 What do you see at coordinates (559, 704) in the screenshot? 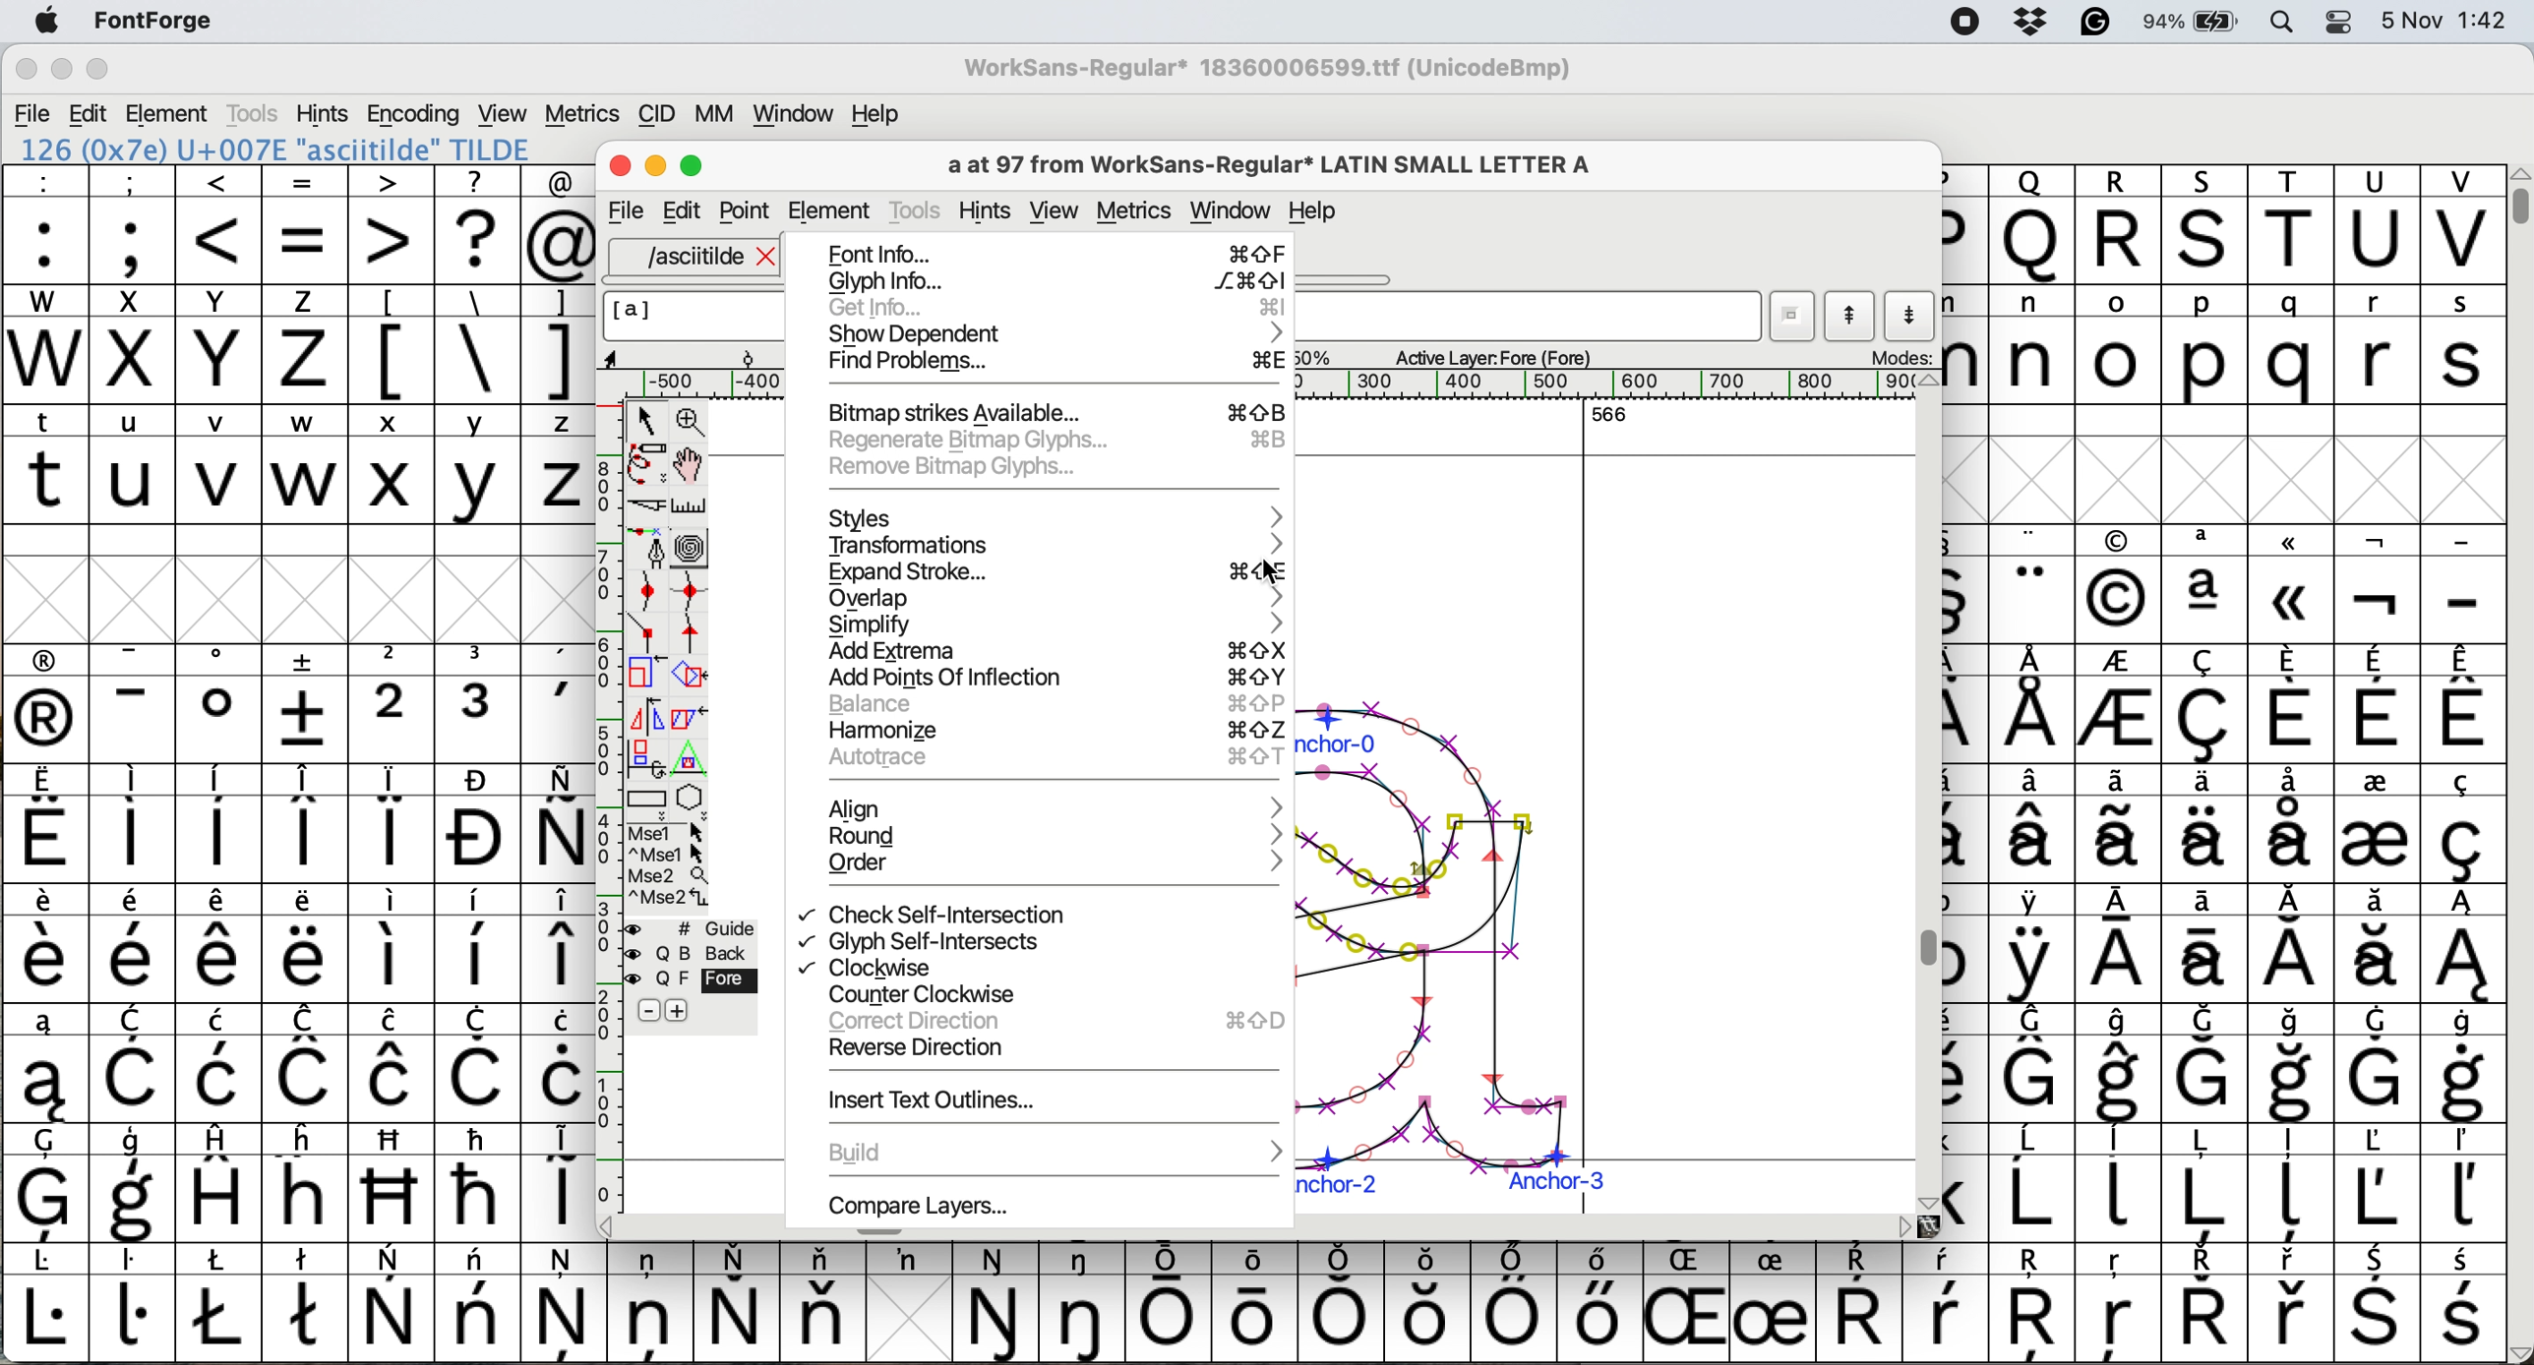
I see `symbol` at bounding box center [559, 704].